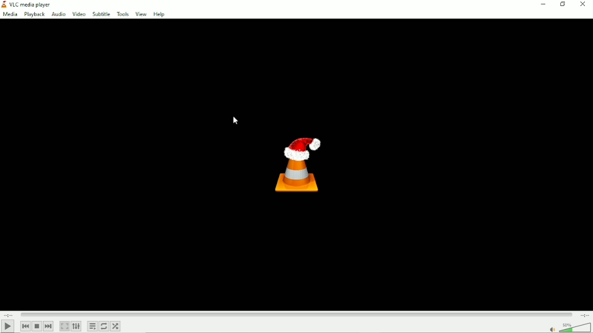  I want to click on Volume, so click(569, 327).